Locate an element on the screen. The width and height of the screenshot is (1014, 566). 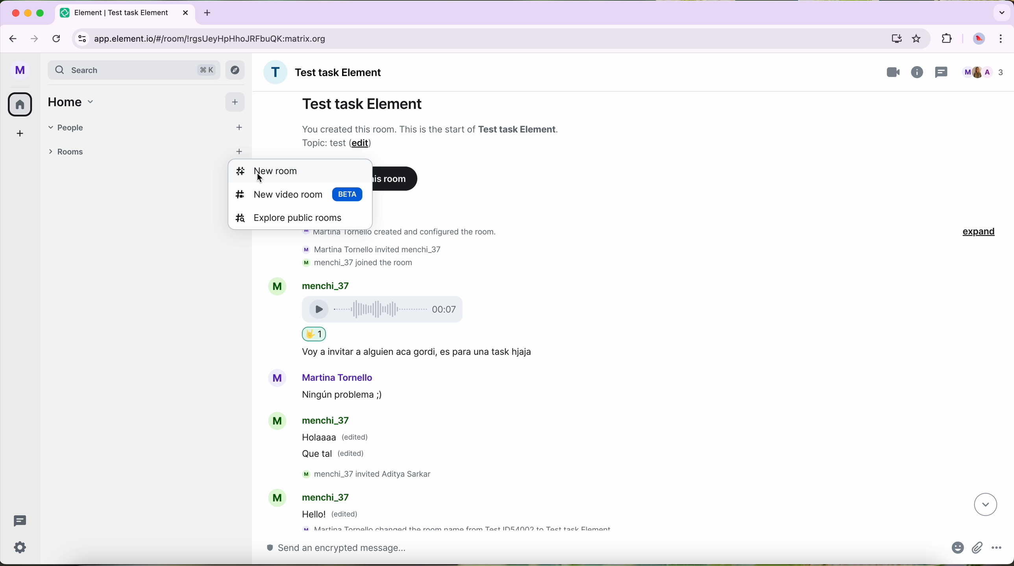
settings is located at coordinates (22, 549).